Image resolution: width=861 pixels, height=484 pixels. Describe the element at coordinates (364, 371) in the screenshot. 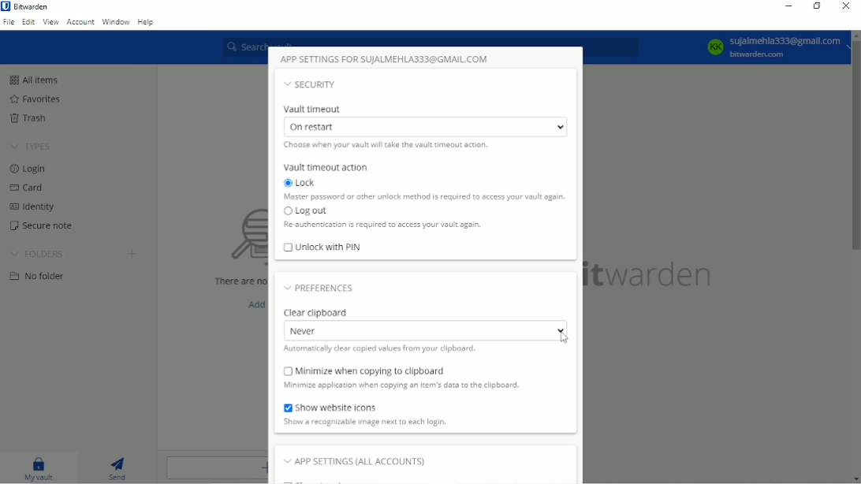

I see `Minimize when copying to clipboard` at that location.